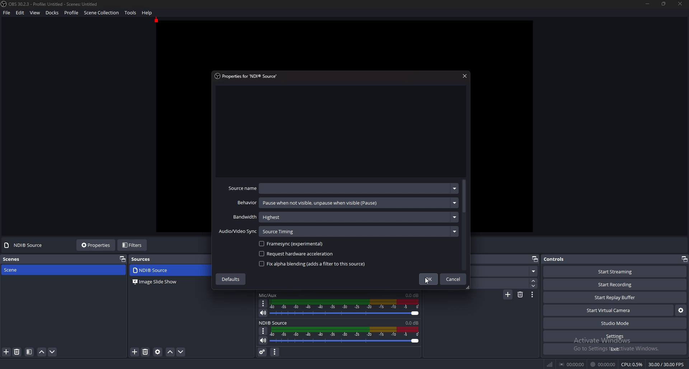 Image resolution: width=689 pixels, height=369 pixels. Describe the element at coordinates (268, 295) in the screenshot. I see `mic/aux` at that location.